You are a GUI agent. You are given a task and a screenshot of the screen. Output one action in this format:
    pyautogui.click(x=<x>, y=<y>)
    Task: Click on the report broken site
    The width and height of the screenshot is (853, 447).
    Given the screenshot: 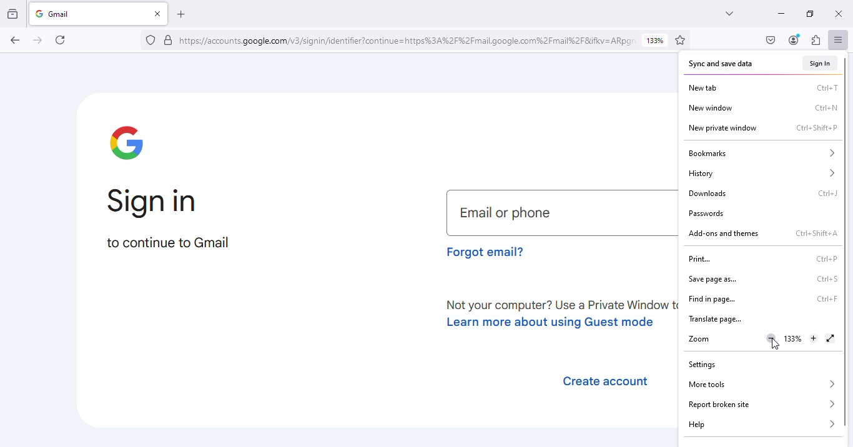 What is the action you would take?
    pyautogui.click(x=761, y=404)
    